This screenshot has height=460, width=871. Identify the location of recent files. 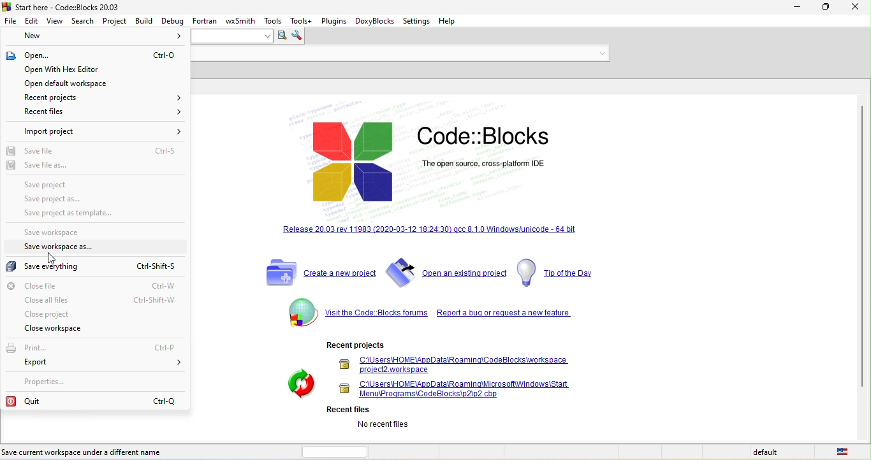
(98, 112).